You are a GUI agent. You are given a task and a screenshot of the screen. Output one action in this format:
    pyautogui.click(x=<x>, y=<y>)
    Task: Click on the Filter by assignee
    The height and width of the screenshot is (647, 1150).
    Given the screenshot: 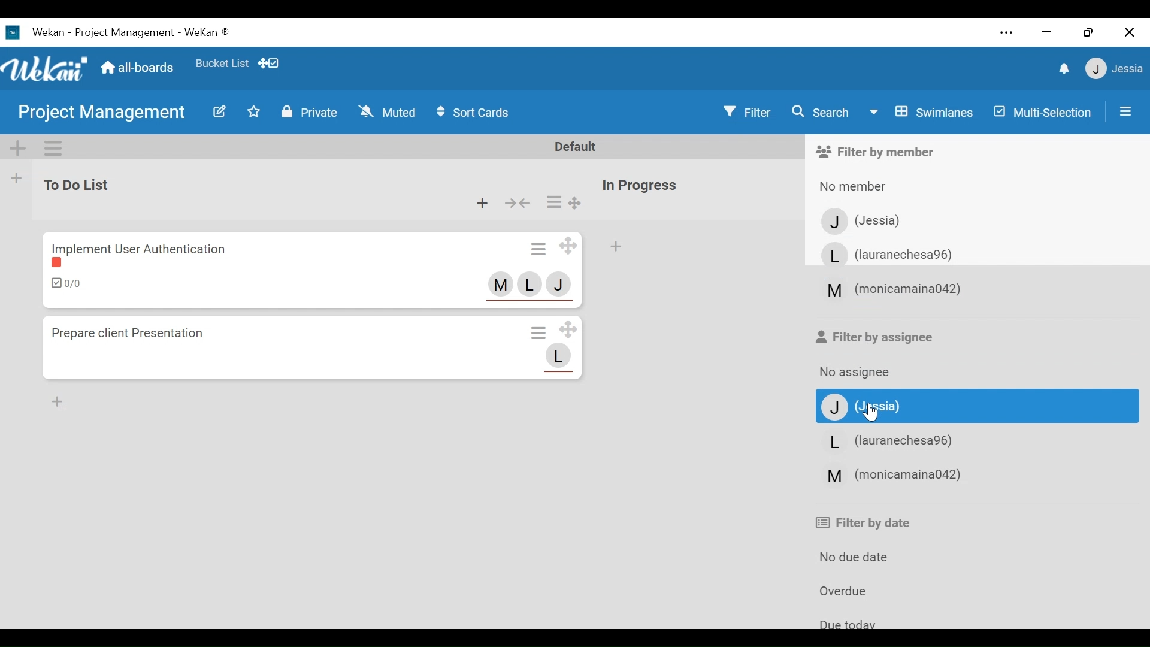 What is the action you would take?
    pyautogui.click(x=889, y=338)
    